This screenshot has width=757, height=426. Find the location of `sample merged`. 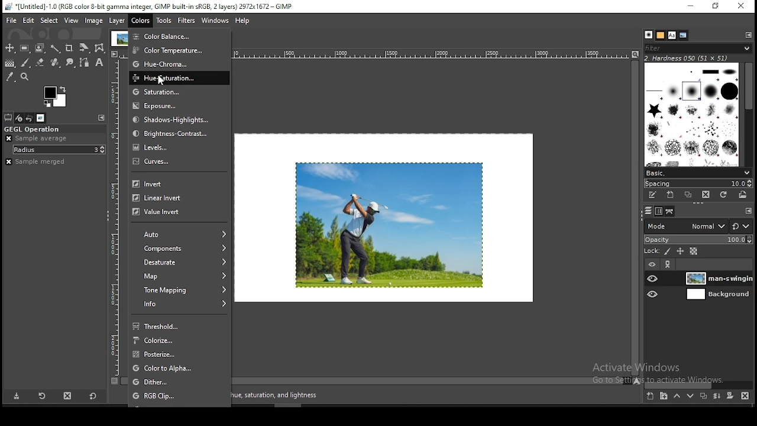

sample merged is located at coordinates (37, 162).